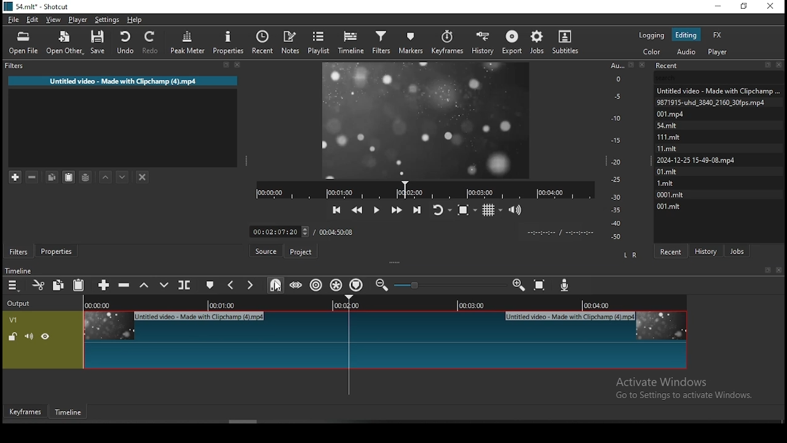  Describe the element at coordinates (568, 42) in the screenshot. I see `subtitles` at that location.